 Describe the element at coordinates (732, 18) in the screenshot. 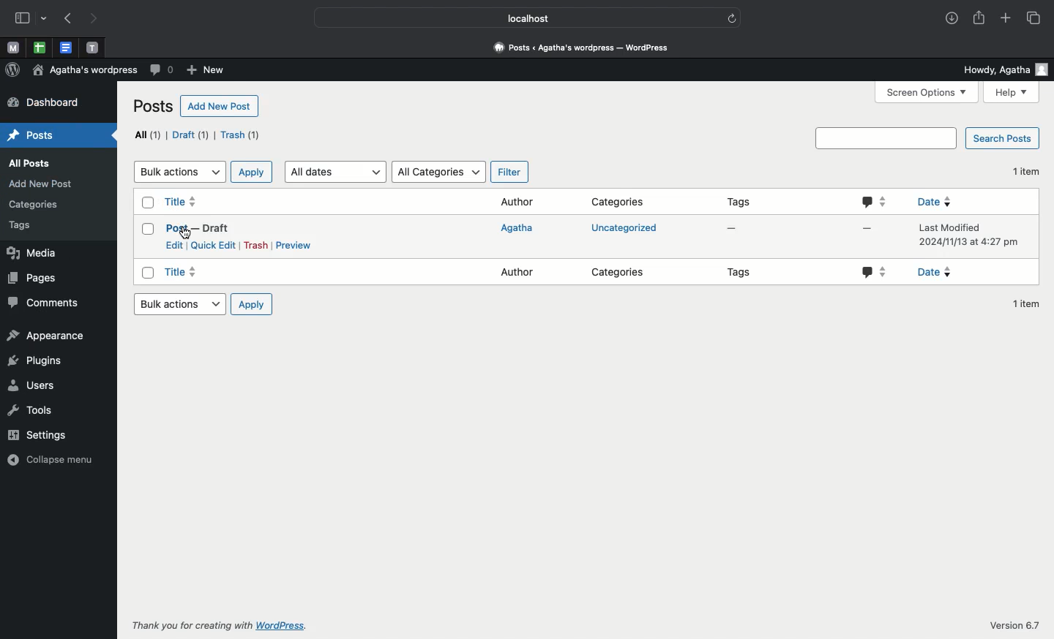

I see `Refresh` at that location.